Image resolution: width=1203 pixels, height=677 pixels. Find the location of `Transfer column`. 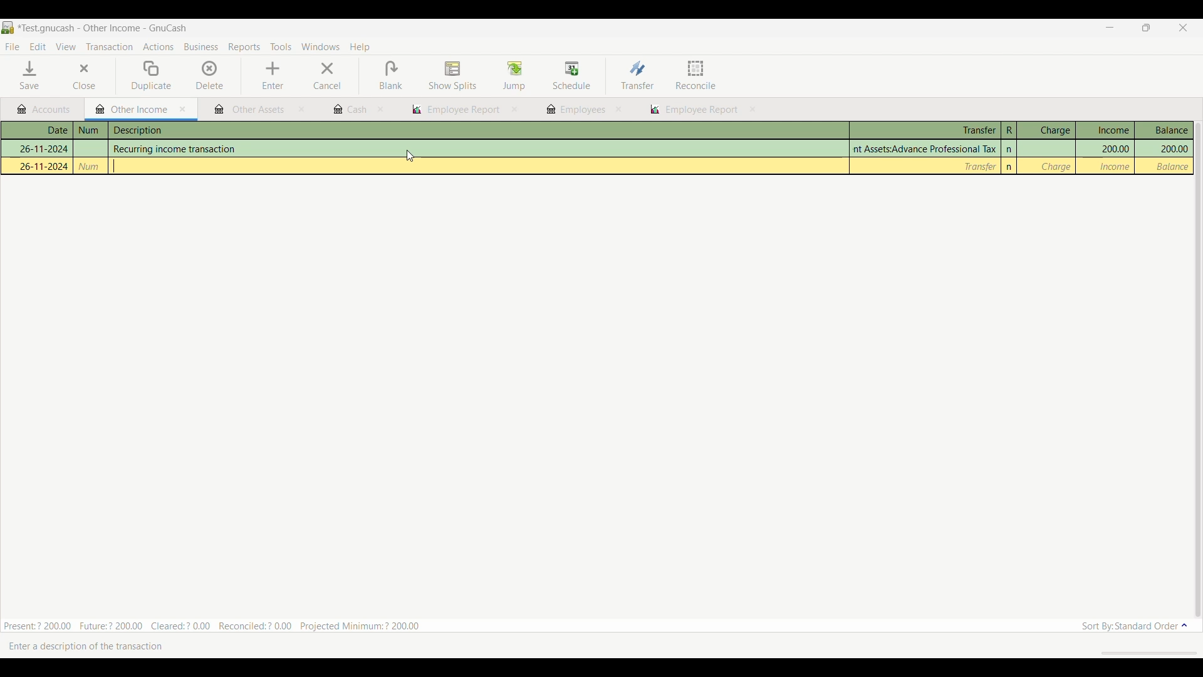

Transfer column is located at coordinates (924, 129).